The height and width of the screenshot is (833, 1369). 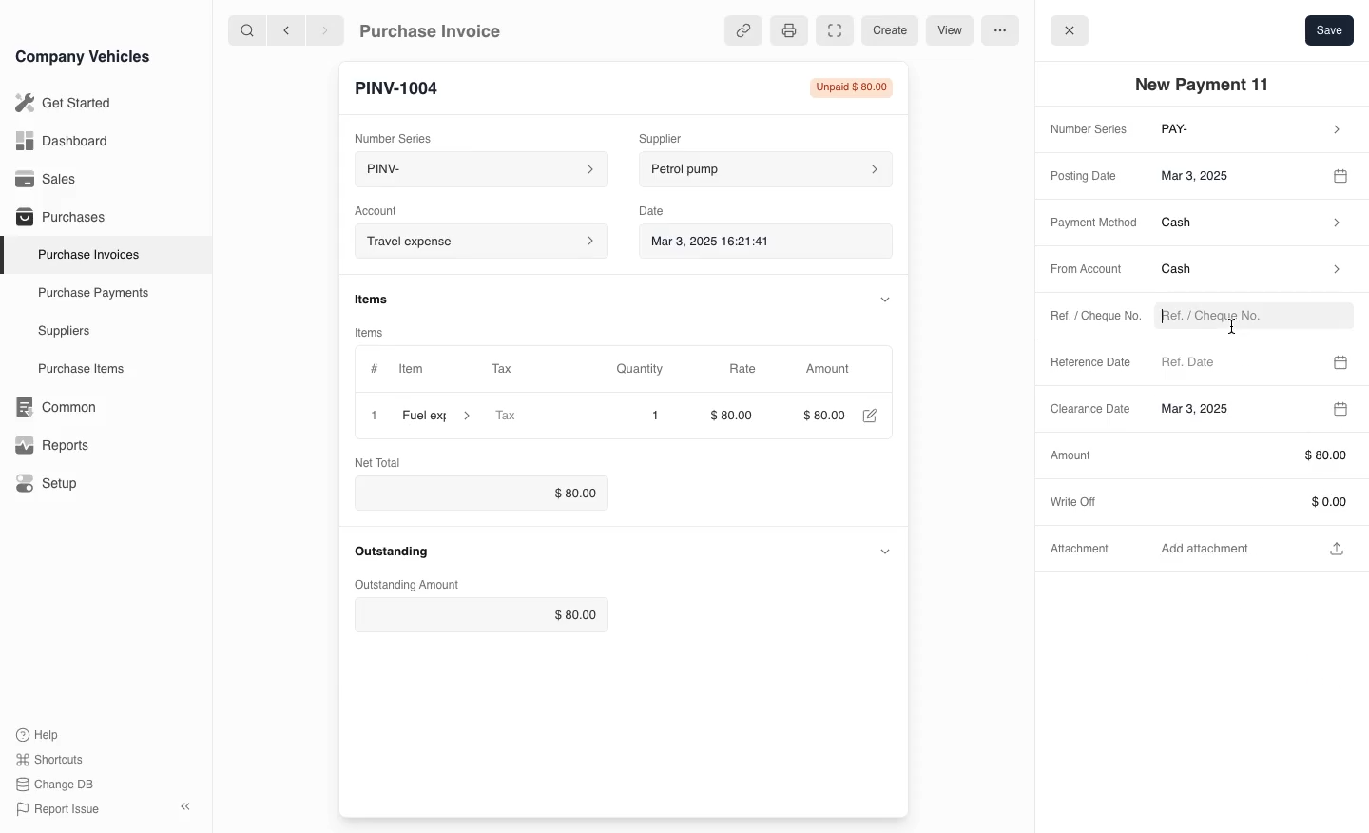 I want to click on calender, so click(x=1339, y=409).